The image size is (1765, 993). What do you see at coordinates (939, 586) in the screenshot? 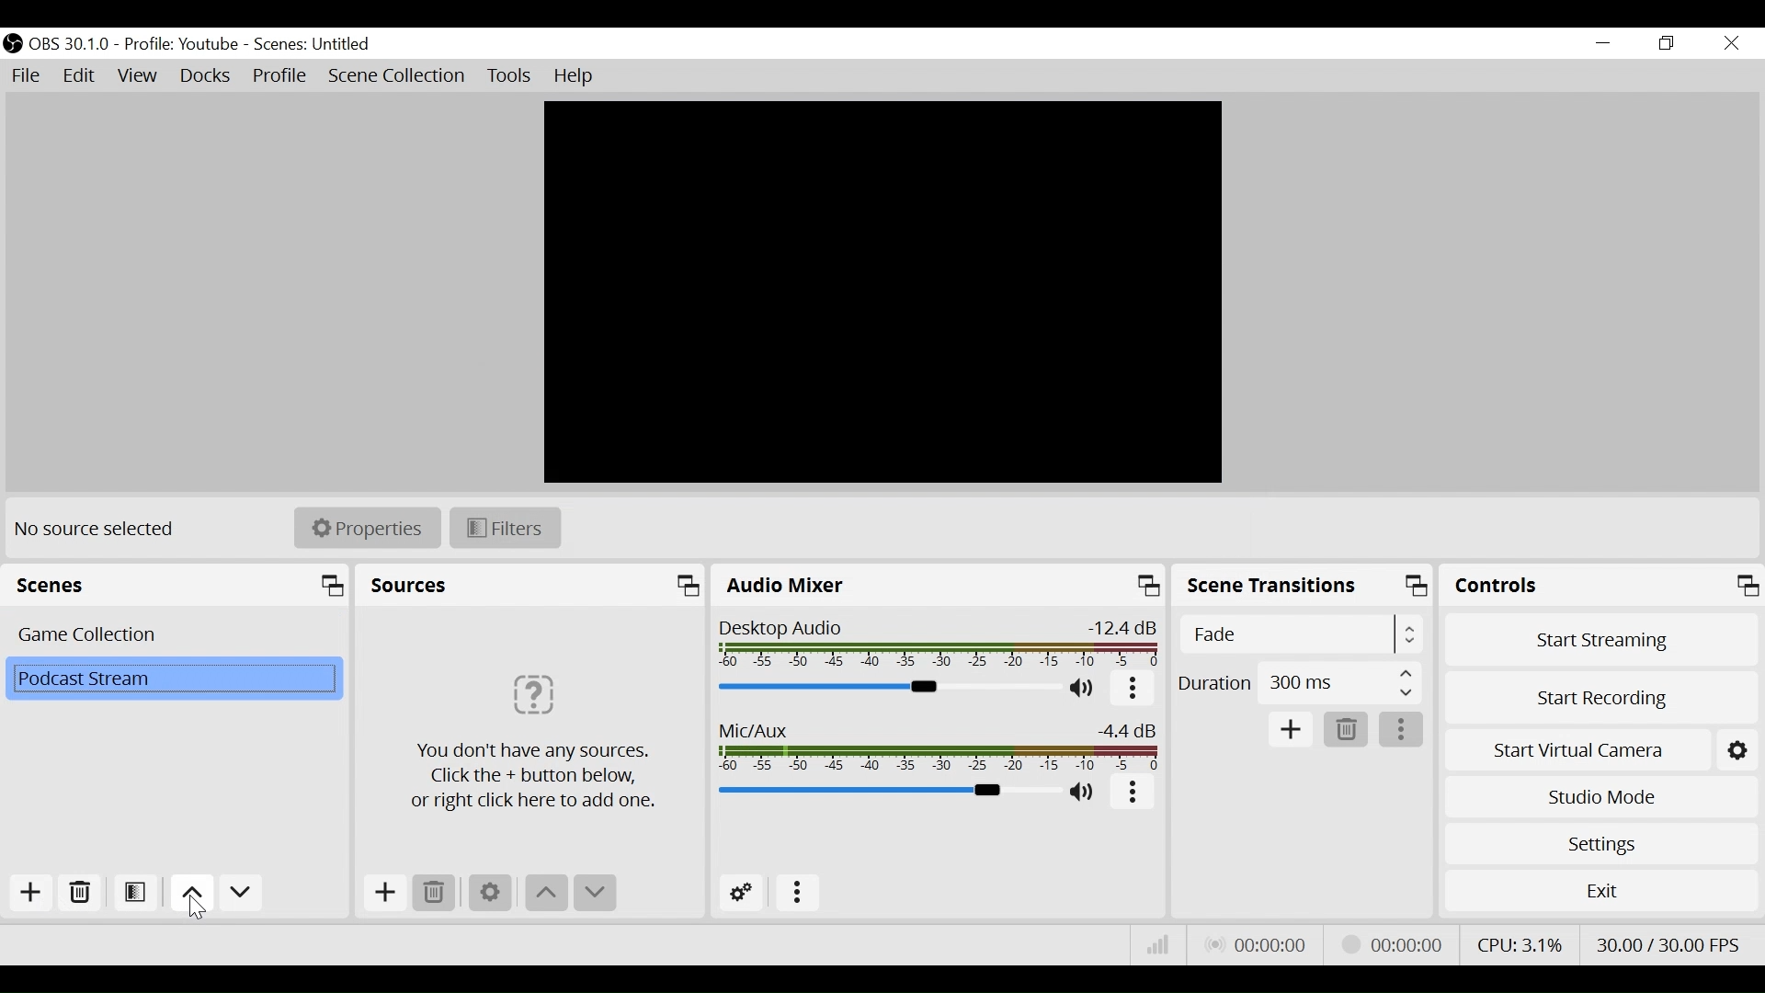
I see `Audio Mixer` at bounding box center [939, 586].